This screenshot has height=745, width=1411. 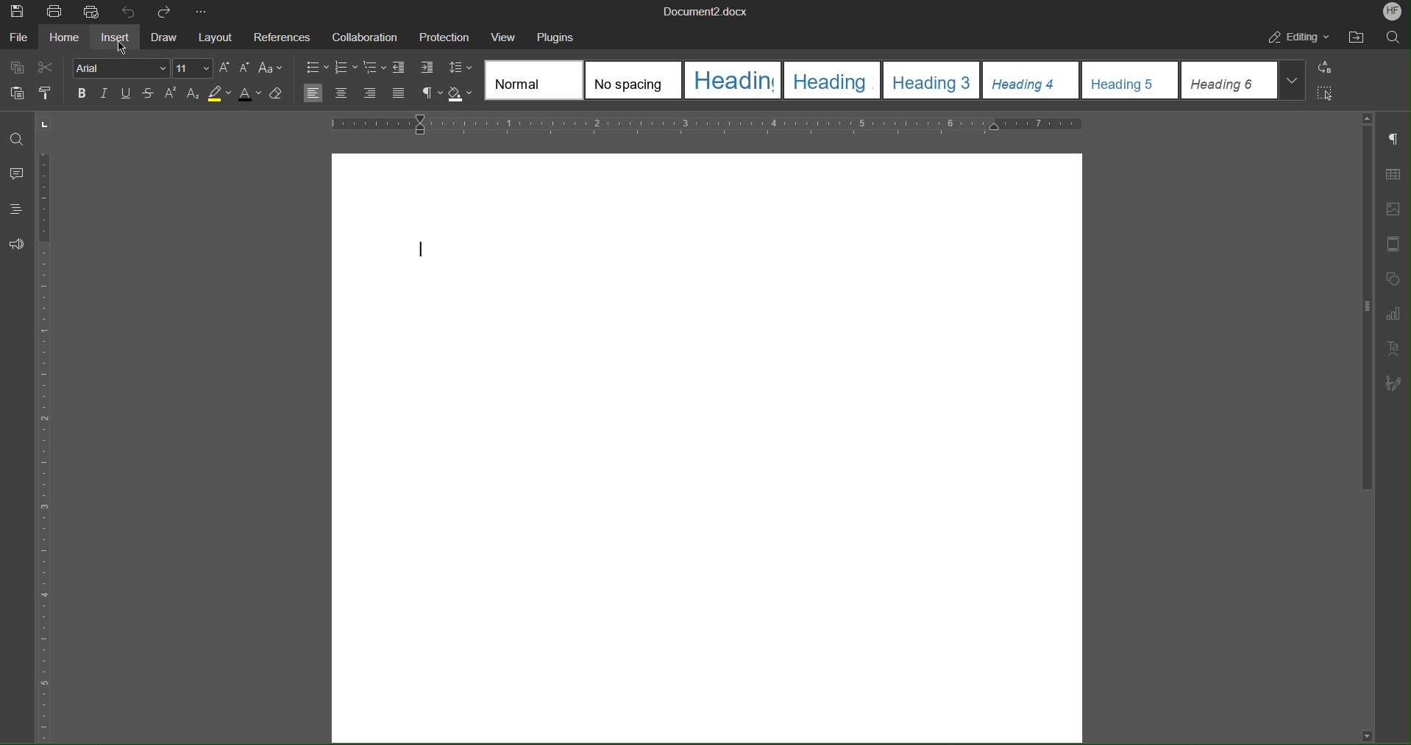 I want to click on Editing, so click(x=1301, y=39).